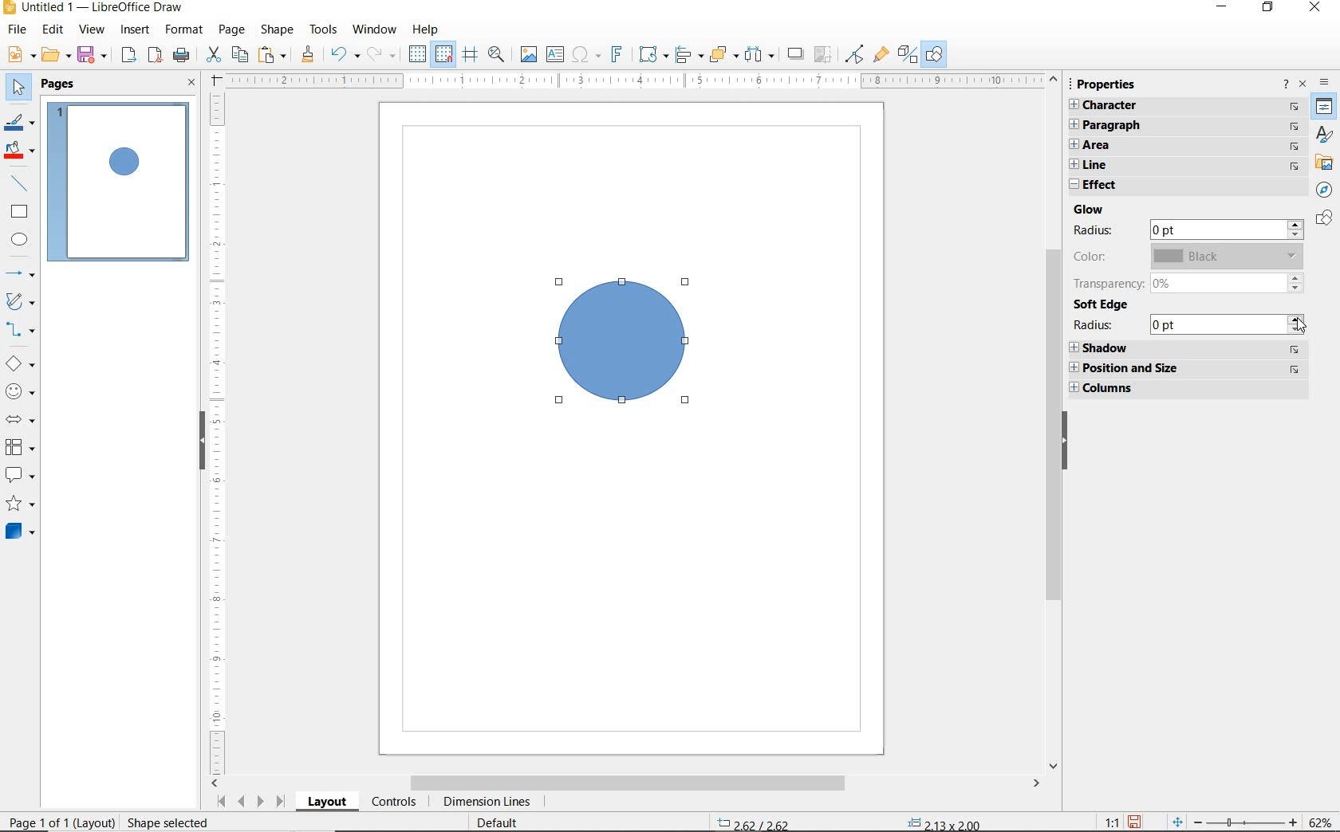 The image size is (1340, 832). Describe the element at coordinates (1325, 81) in the screenshot. I see `SIDEBAR SETTINGS` at that location.